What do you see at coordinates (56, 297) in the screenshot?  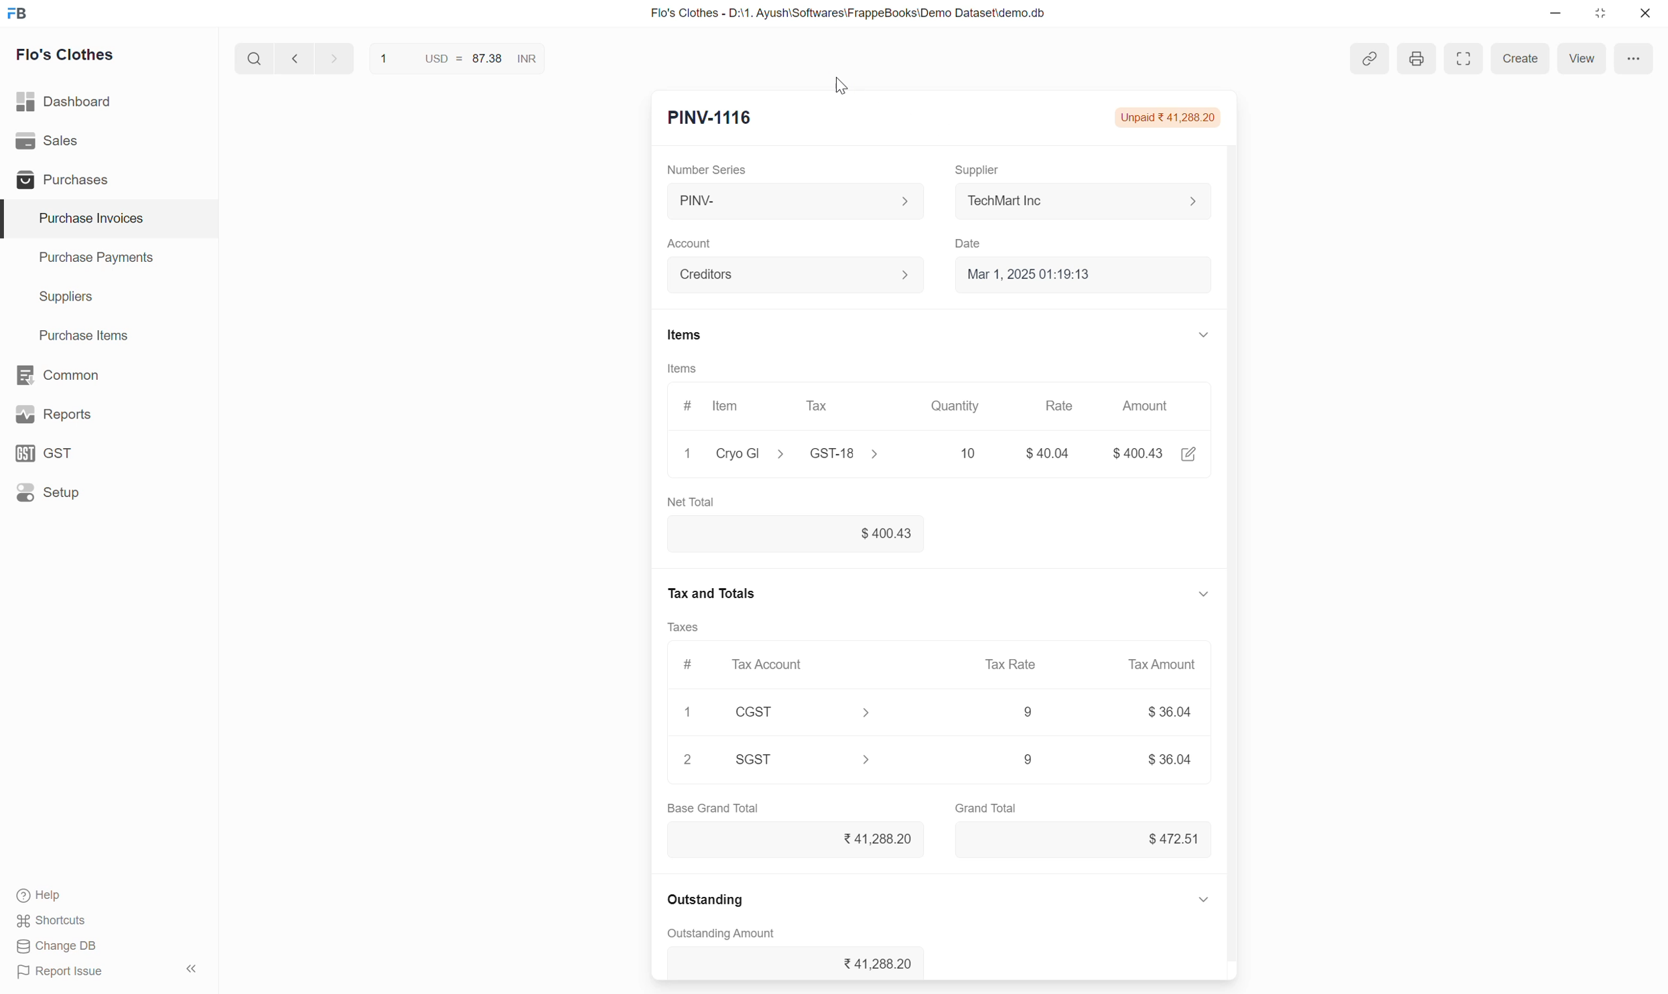 I see `Suppliers` at bounding box center [56, 297].